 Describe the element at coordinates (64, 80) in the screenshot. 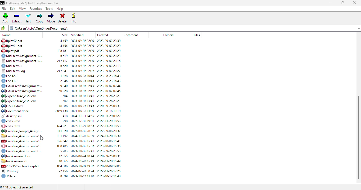

I see `2846` at that location.